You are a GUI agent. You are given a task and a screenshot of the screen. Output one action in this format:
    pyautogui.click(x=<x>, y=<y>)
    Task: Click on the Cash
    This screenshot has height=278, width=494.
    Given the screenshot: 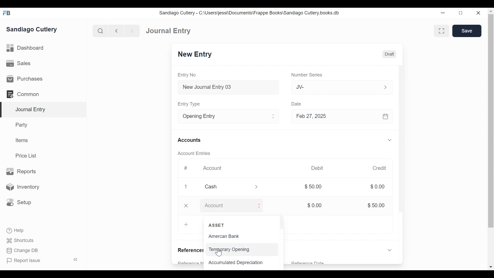 What is the action you would take?
    pyautogui.click(x=228, y=187)
    